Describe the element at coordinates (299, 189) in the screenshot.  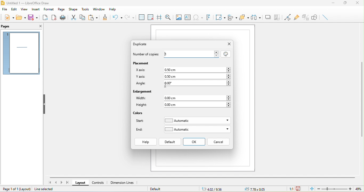
I see `the document has not been modified since the last save` at that location.